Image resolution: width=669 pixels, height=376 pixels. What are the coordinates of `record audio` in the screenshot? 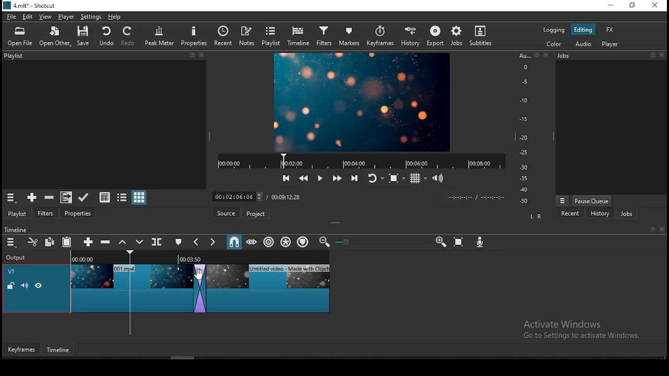 It's located at (480, 242).